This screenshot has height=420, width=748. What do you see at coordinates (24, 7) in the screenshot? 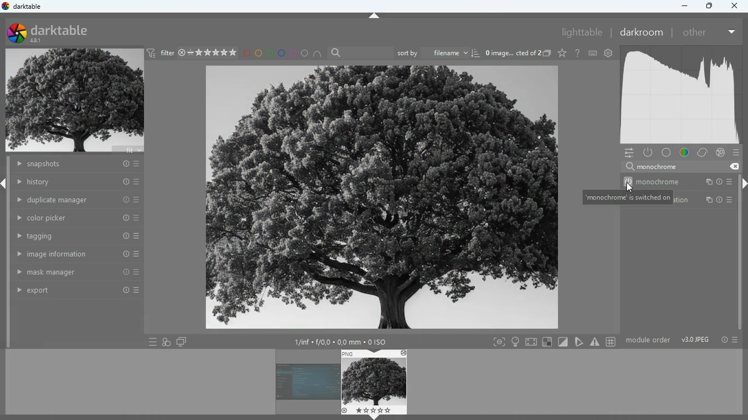
I see `darktable` at bounding box center [24, 7].